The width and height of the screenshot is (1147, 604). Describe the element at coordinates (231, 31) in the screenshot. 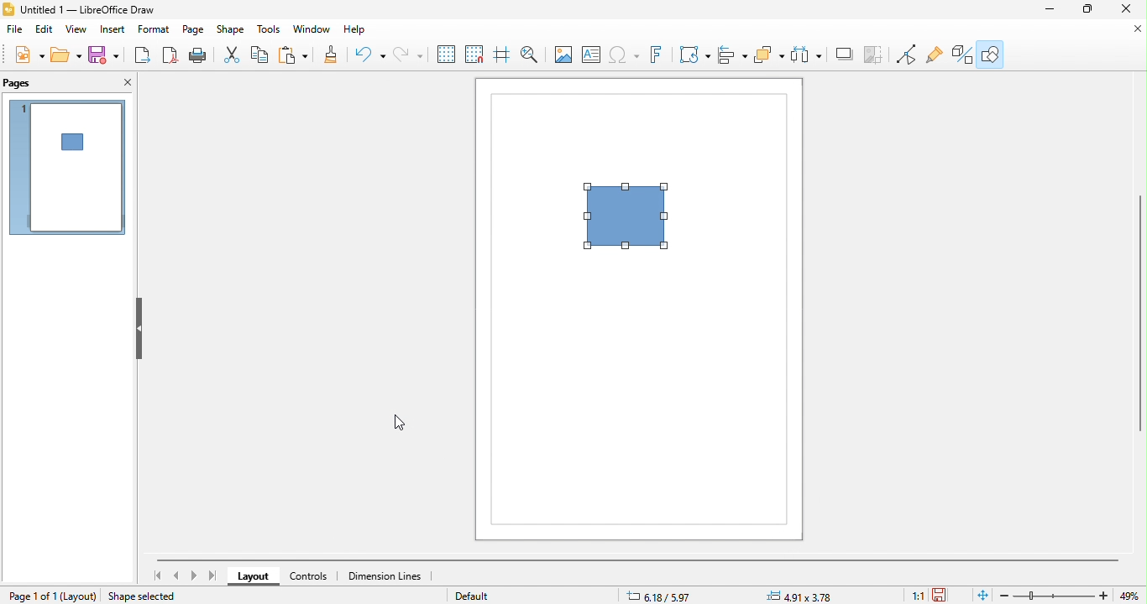

I see `shape` at that location.